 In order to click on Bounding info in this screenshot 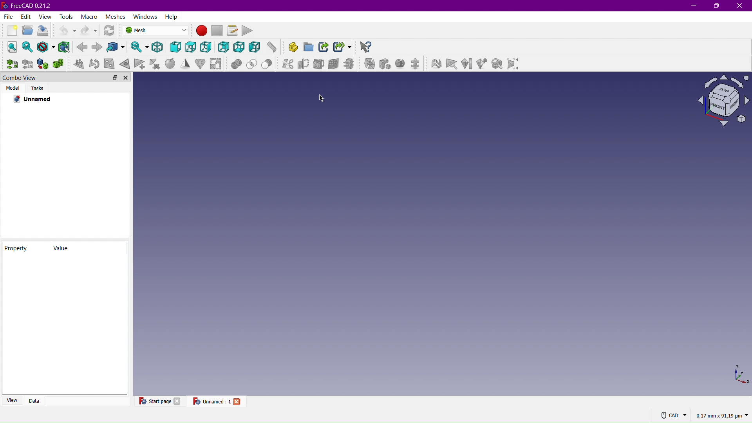, I will do `click(515, 66)`.